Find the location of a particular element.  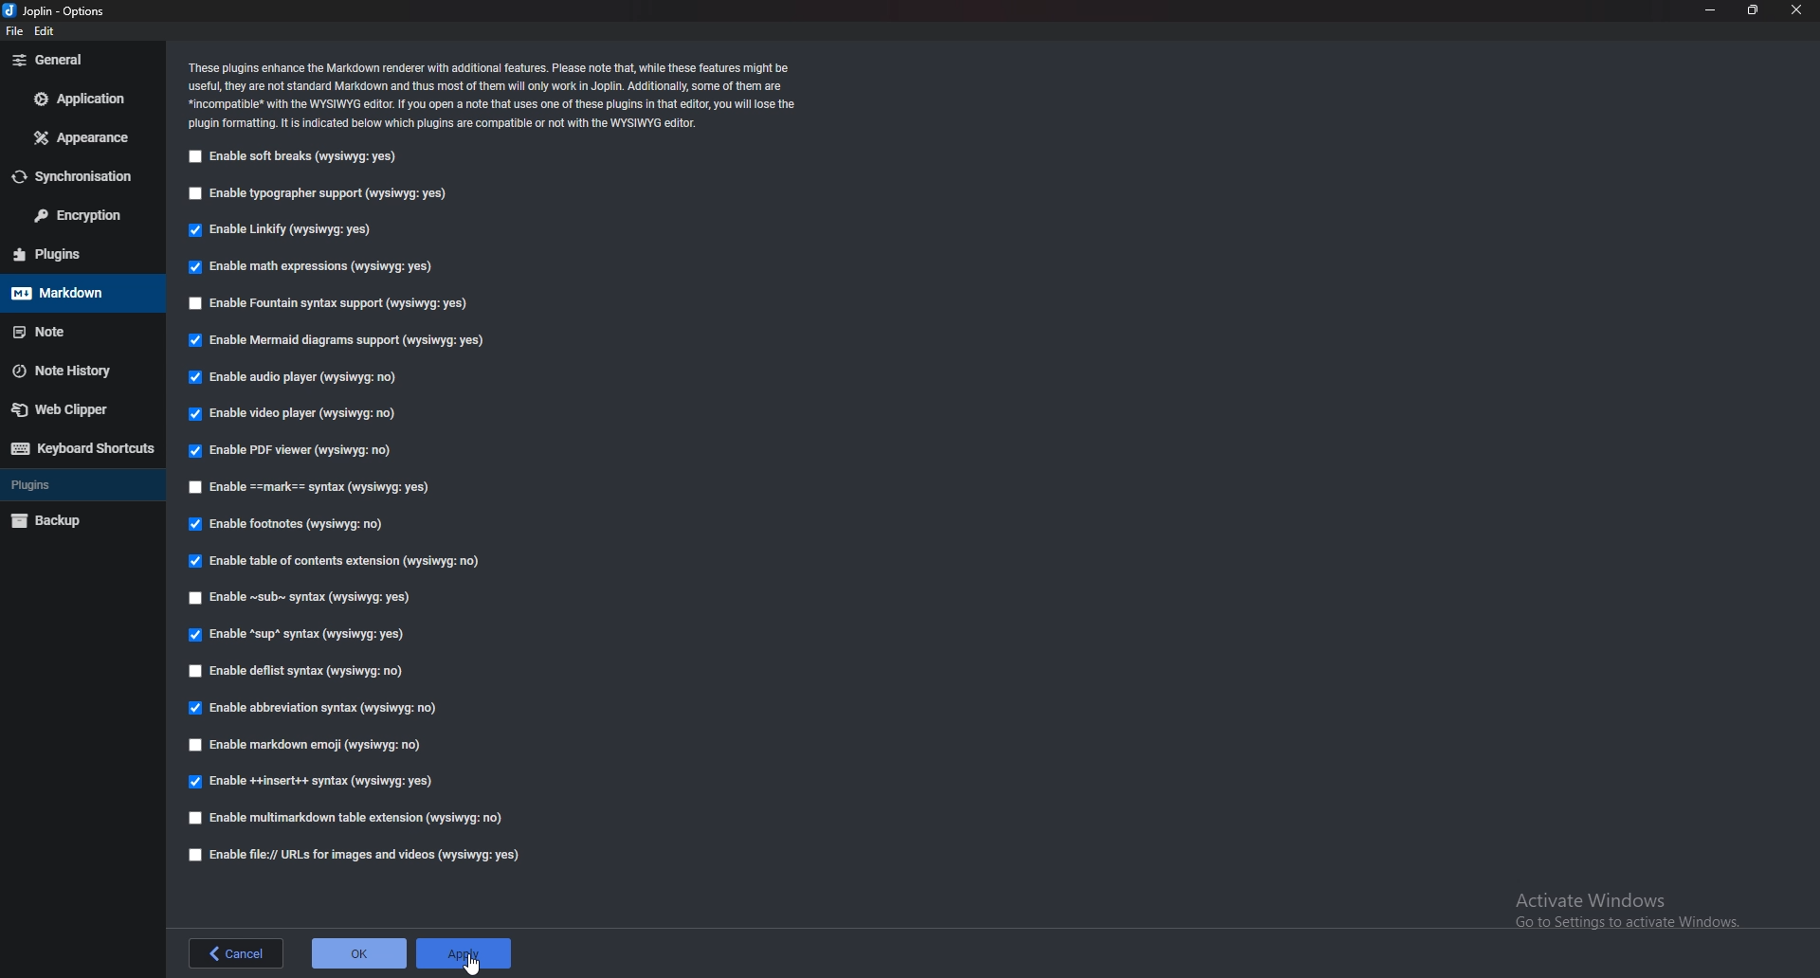

backup is located at coordinates (71, 521).